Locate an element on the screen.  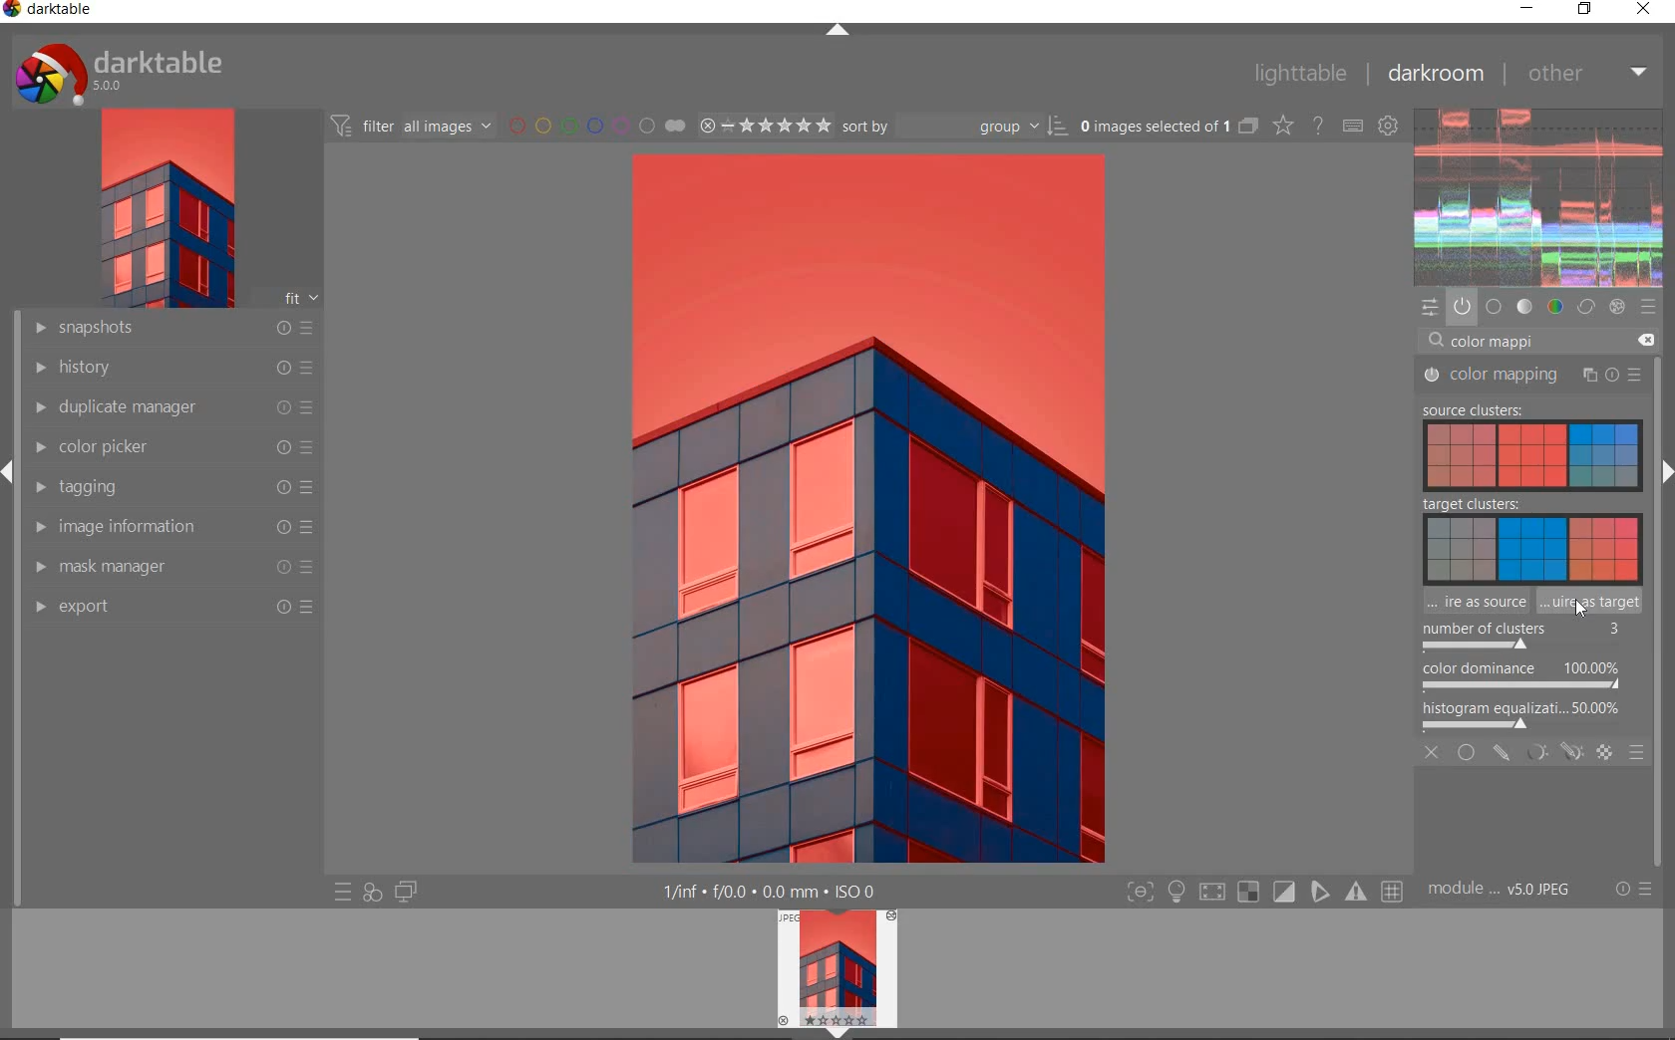
collapsed grouped images is located at coordinates (1248, 124).